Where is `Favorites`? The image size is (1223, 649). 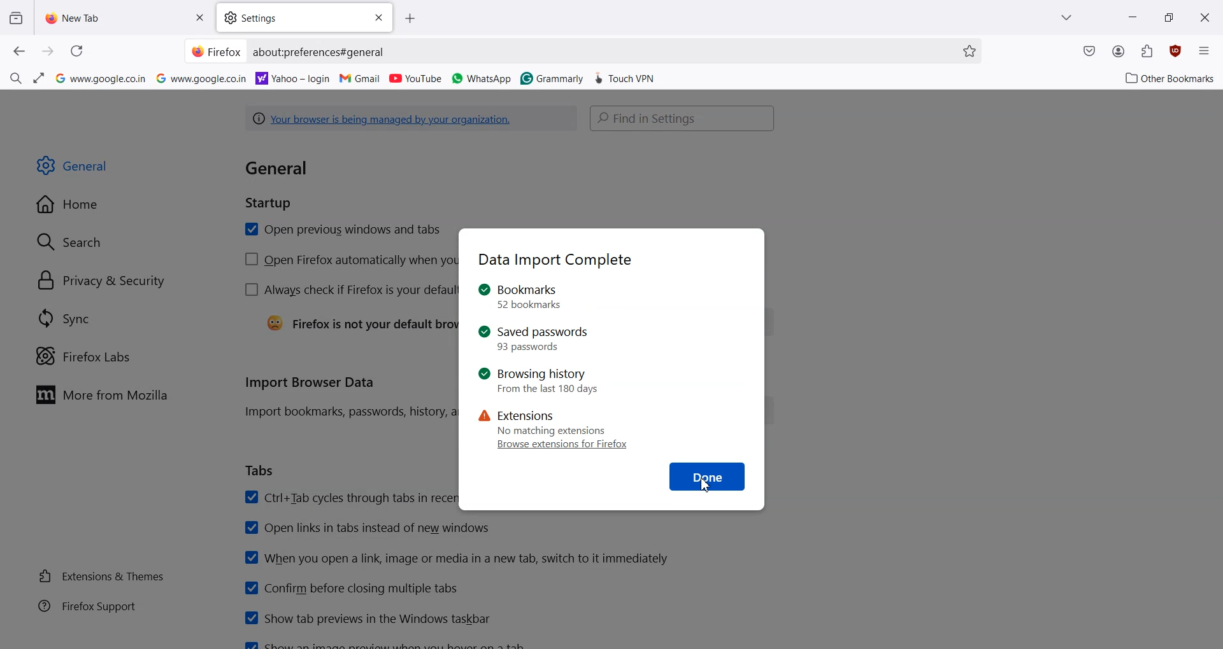
Favorites is located at coordinates (969, 51).